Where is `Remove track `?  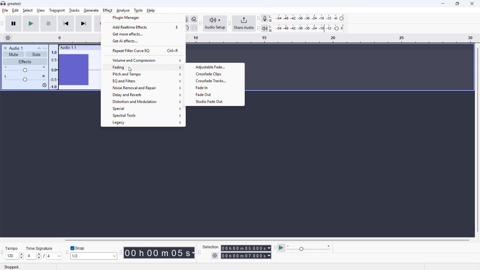 Remove track  is located at coordinates (5, 48).